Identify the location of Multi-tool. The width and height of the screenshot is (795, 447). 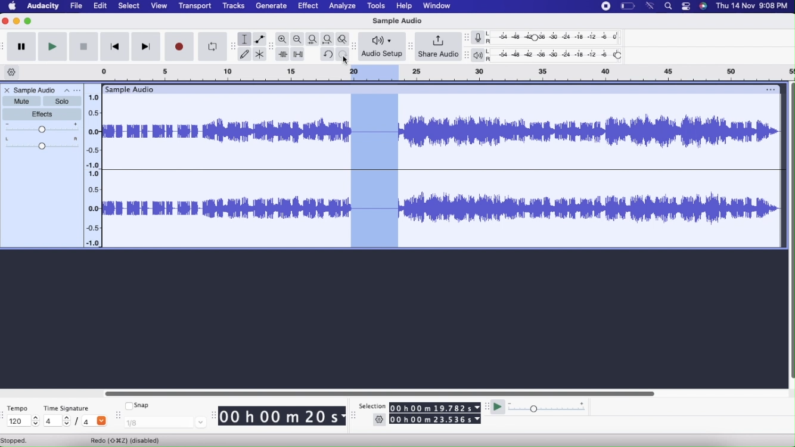
(261, 54).